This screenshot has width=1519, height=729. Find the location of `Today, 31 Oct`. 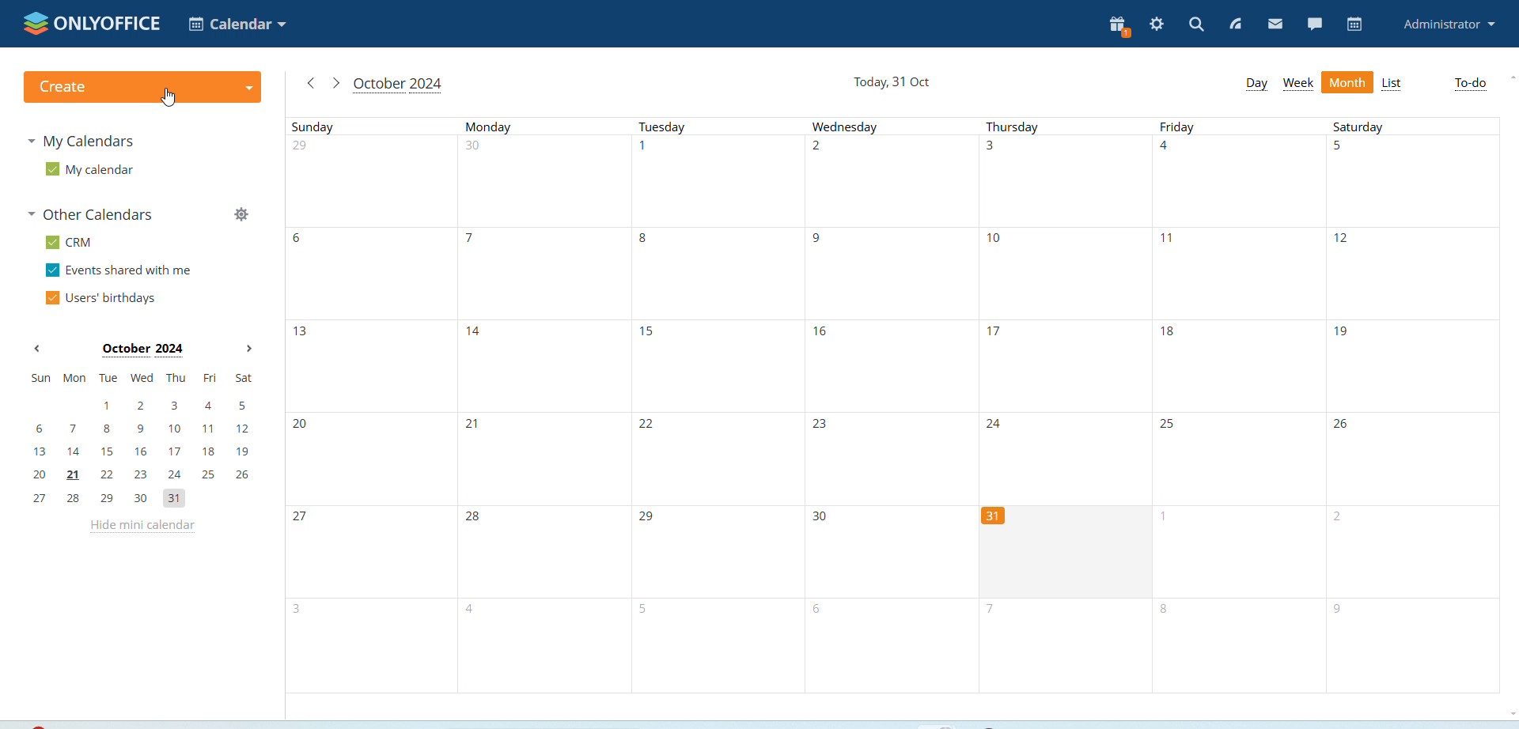

Today, 31 Oct is located at coordinates (900, 85).